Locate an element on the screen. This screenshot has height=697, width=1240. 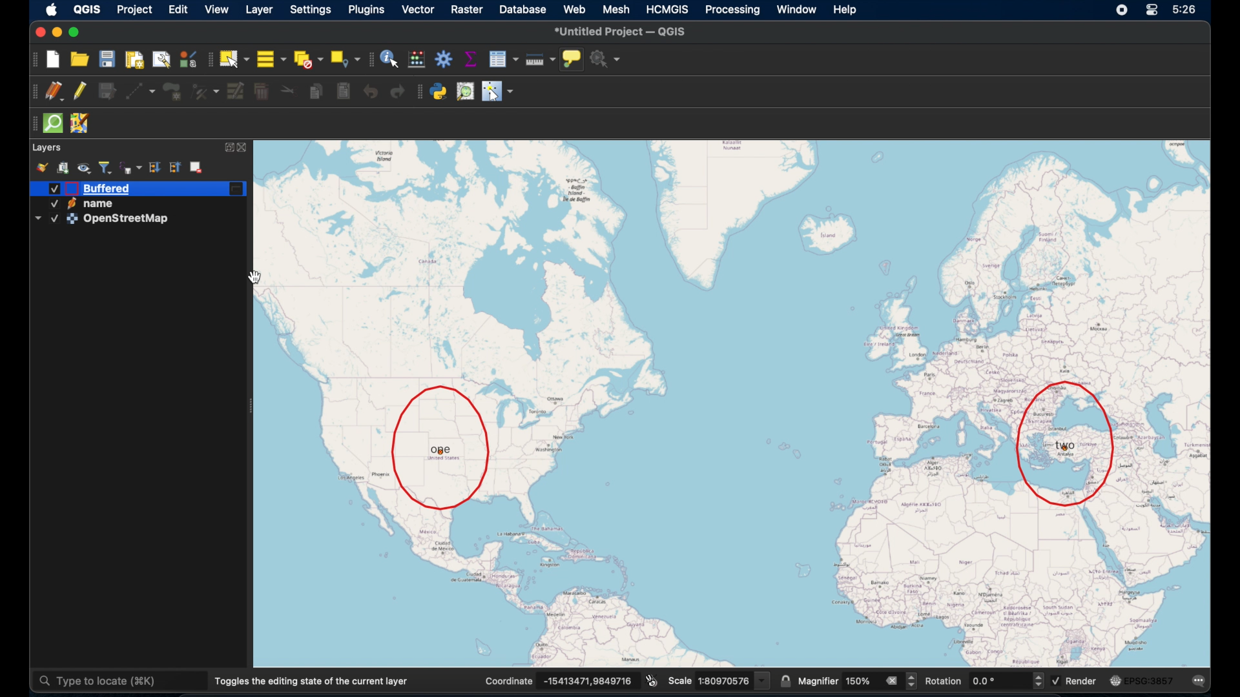
digitize with segment is located at coordinates (140, 92).